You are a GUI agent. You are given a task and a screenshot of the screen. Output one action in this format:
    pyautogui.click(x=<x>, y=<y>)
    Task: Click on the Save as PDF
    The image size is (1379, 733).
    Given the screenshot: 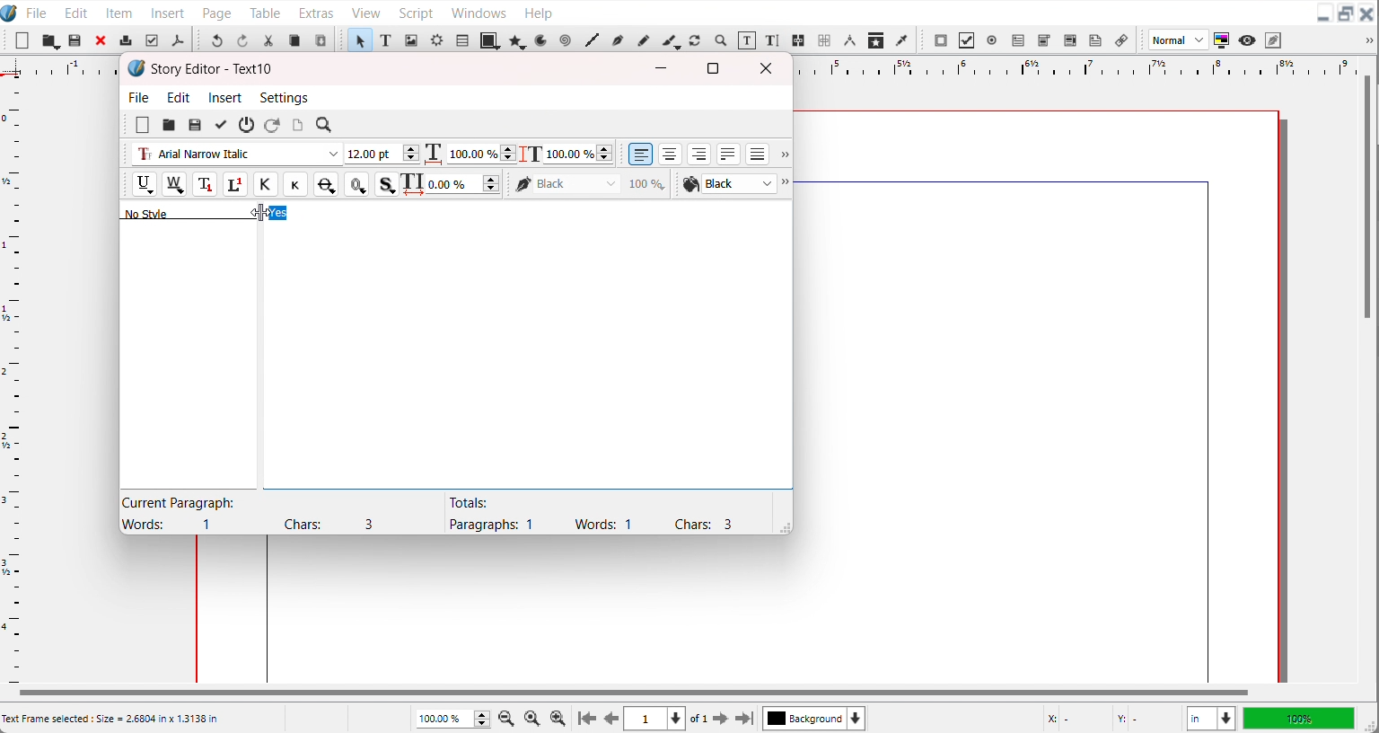 What is the action you would take?
    pyautogui.click(x=177, y=40)
    